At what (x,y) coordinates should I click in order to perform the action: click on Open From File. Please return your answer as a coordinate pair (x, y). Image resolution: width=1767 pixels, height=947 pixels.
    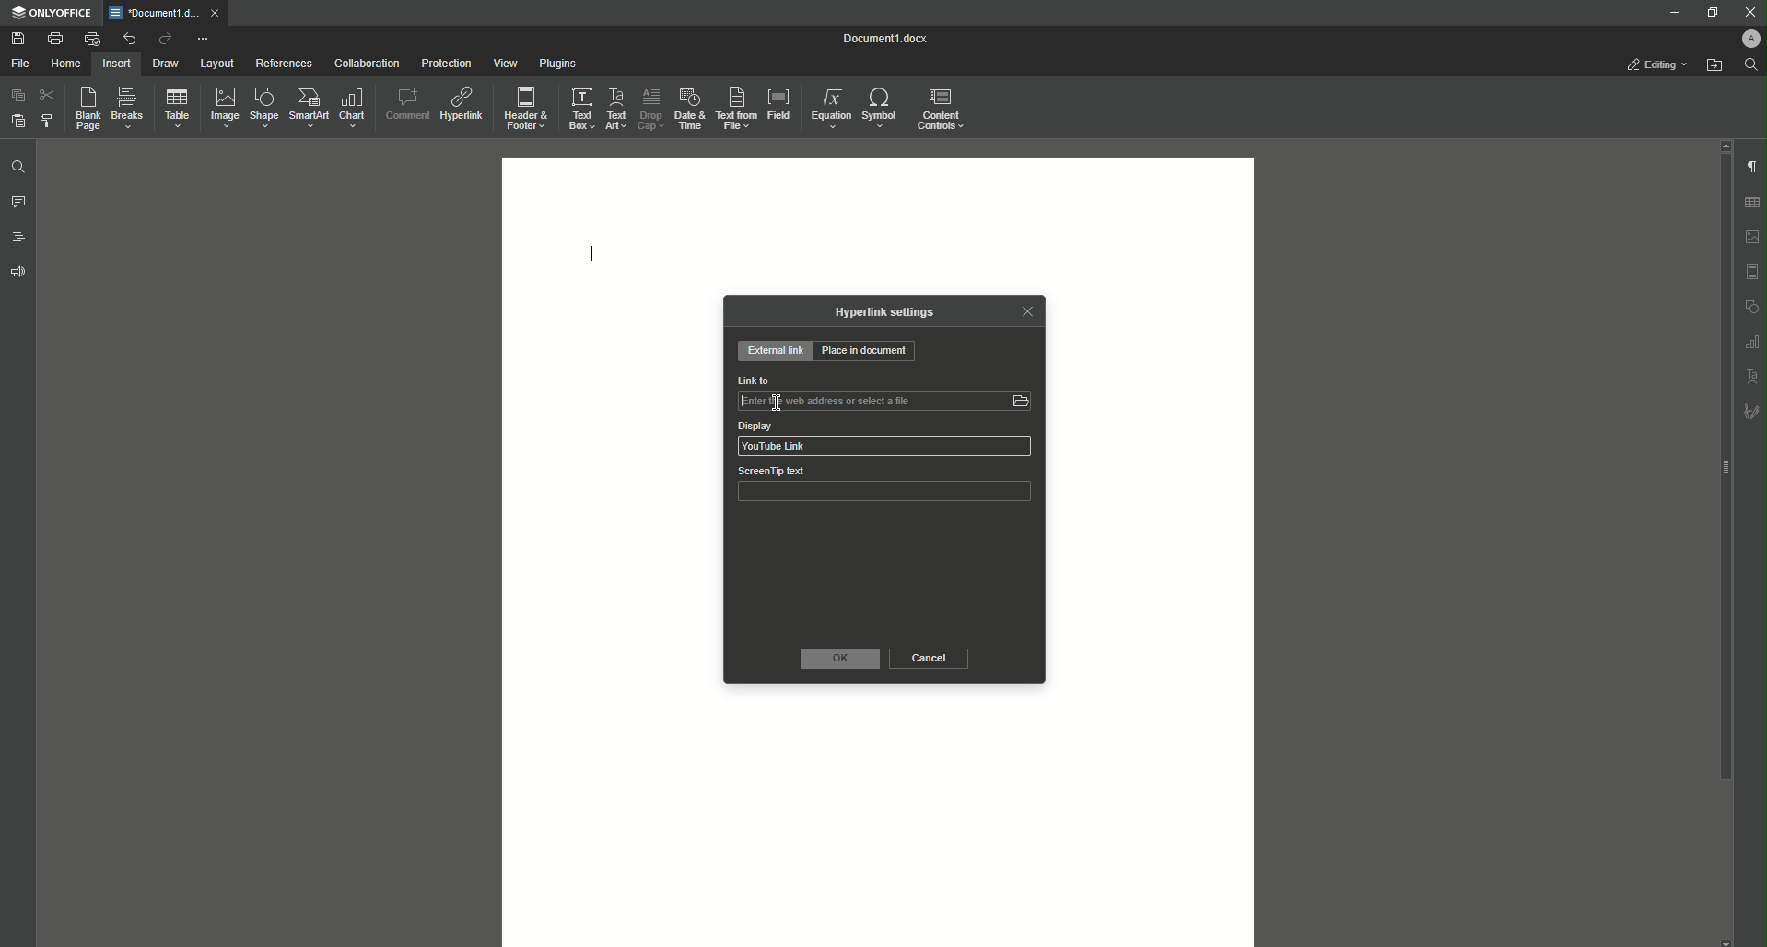
    Looking at the image, I should click on (1714, 67).